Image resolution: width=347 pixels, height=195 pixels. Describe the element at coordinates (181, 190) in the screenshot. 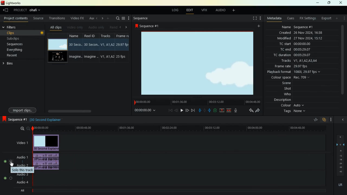

I see `ALL timeline track` at that location.